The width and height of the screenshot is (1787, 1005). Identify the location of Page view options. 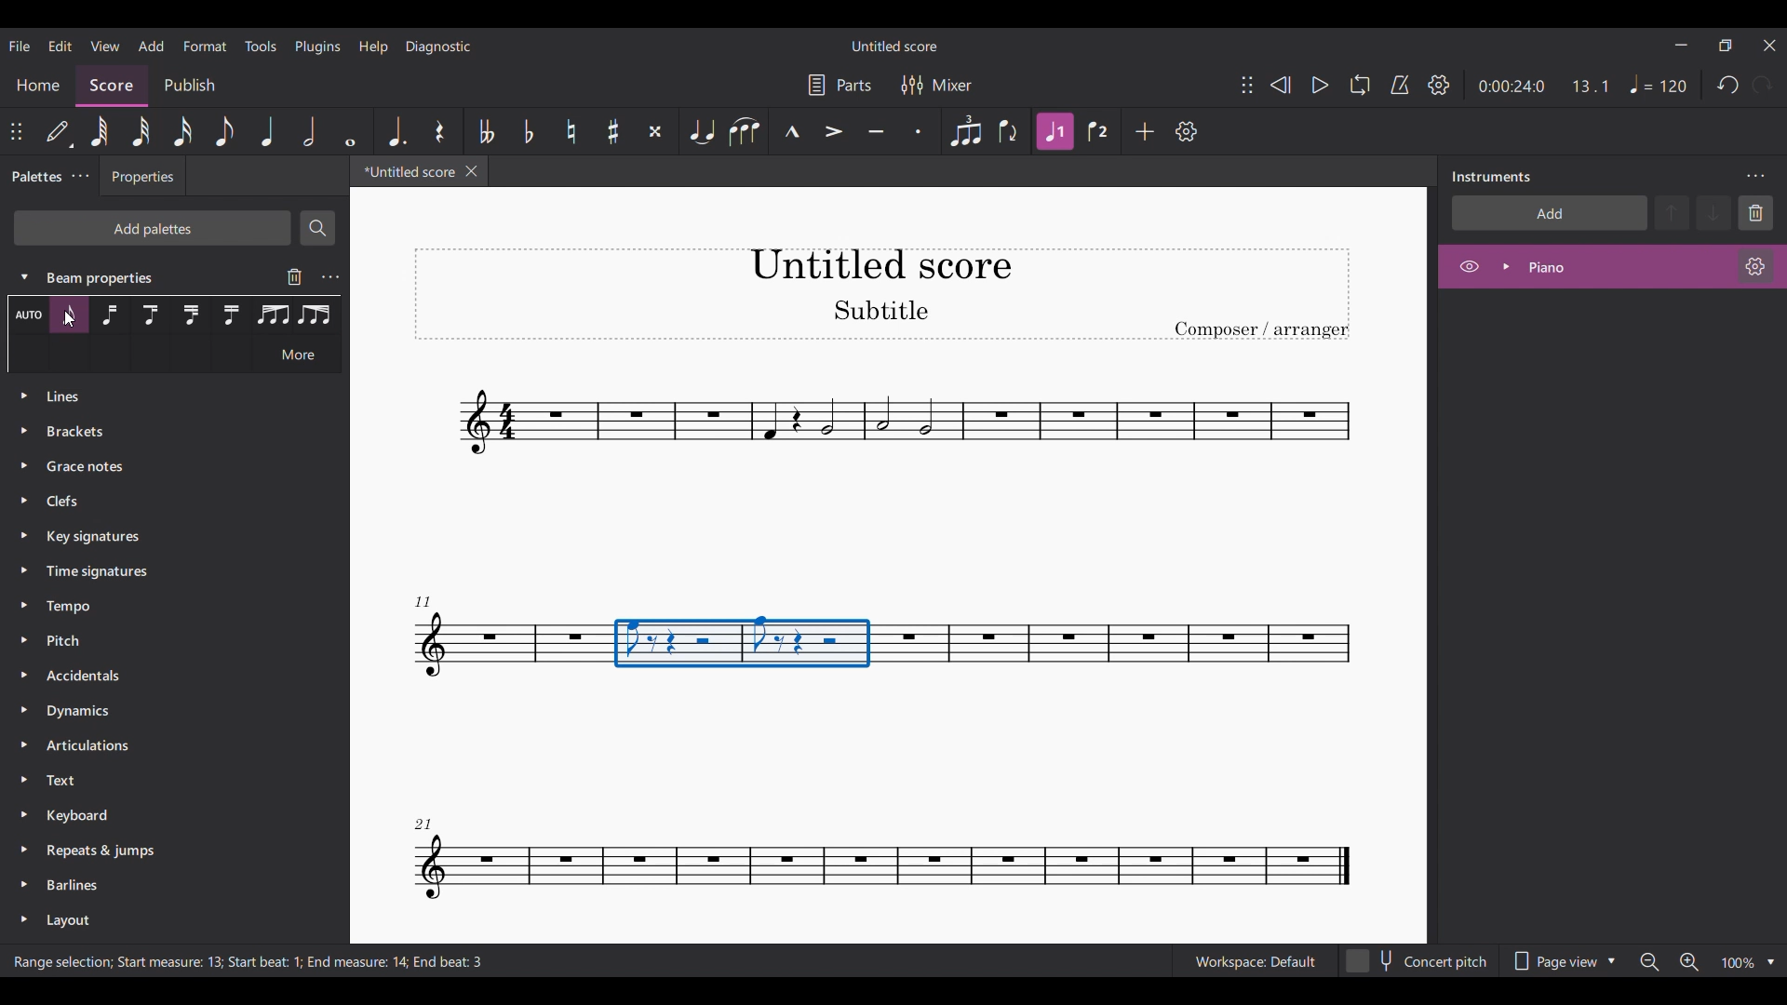
(1565, 956).